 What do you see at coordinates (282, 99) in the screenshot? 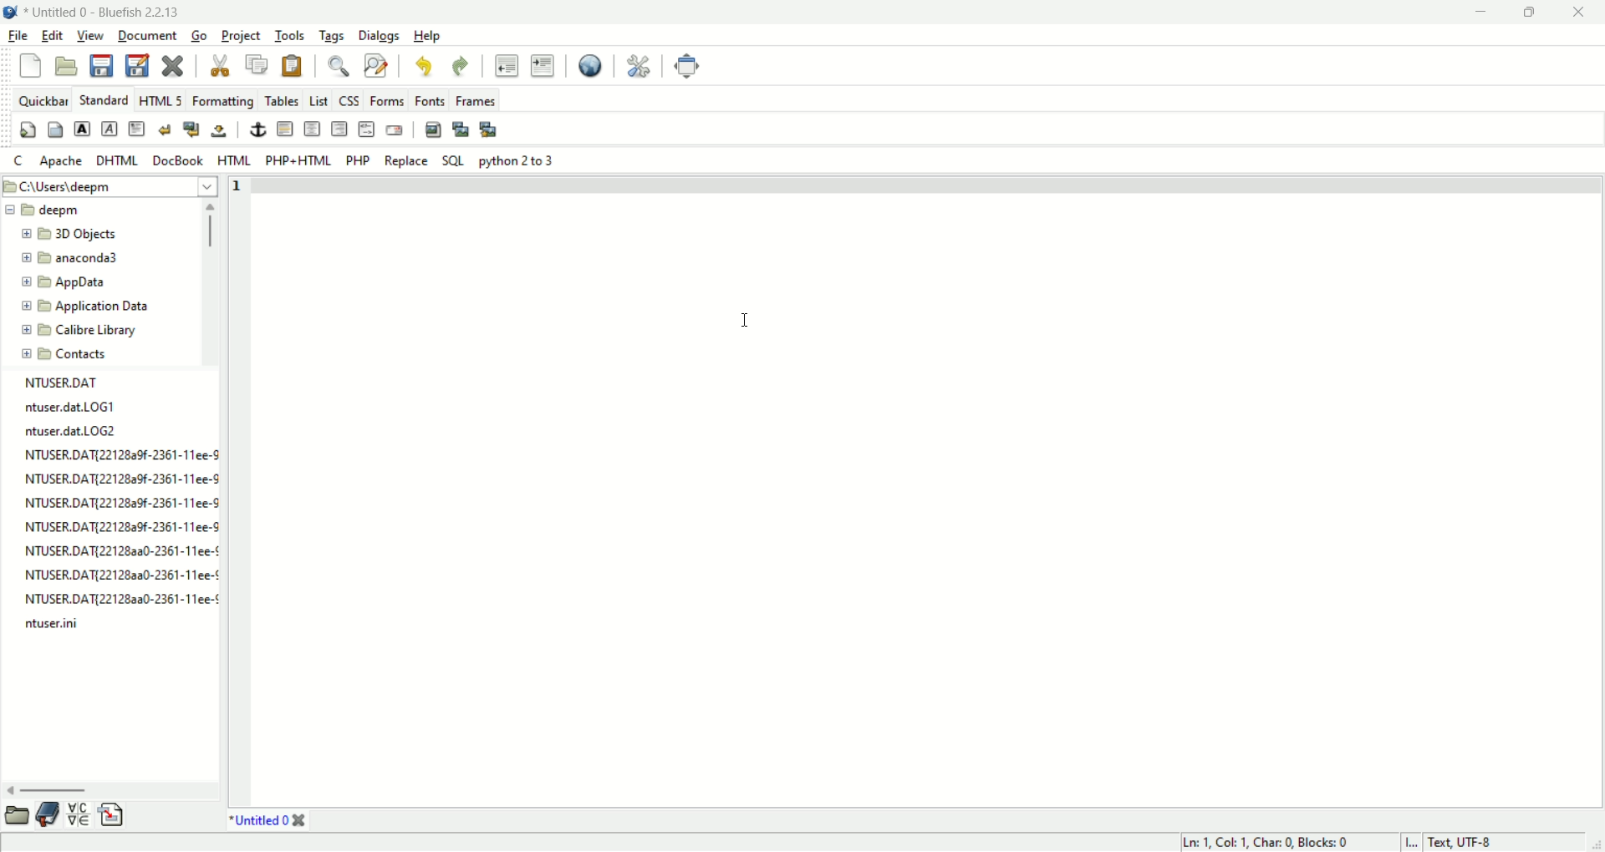
I see `tables` at bounding box center [282, 99].